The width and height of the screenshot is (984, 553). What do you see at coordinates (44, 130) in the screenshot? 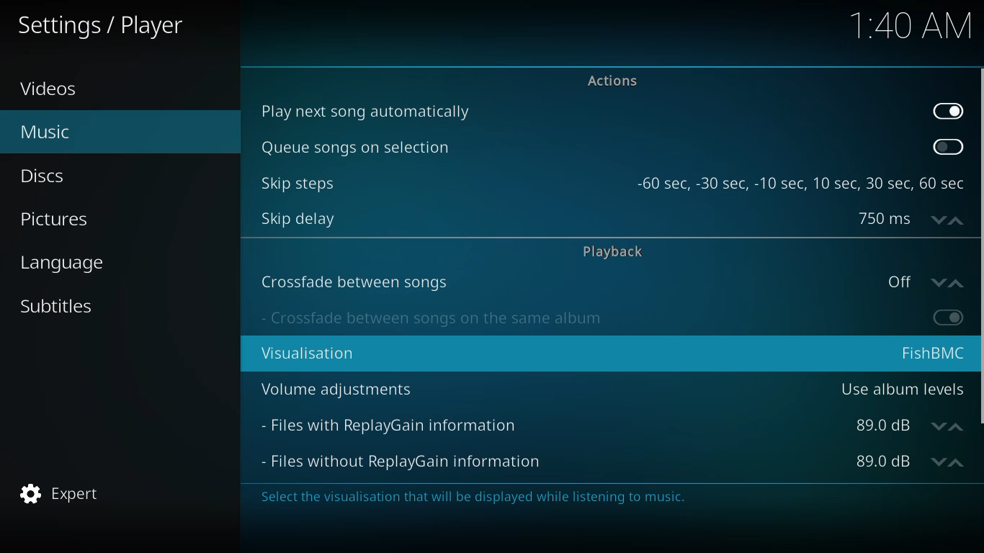
I see `music` at bounding box center [44, 130].